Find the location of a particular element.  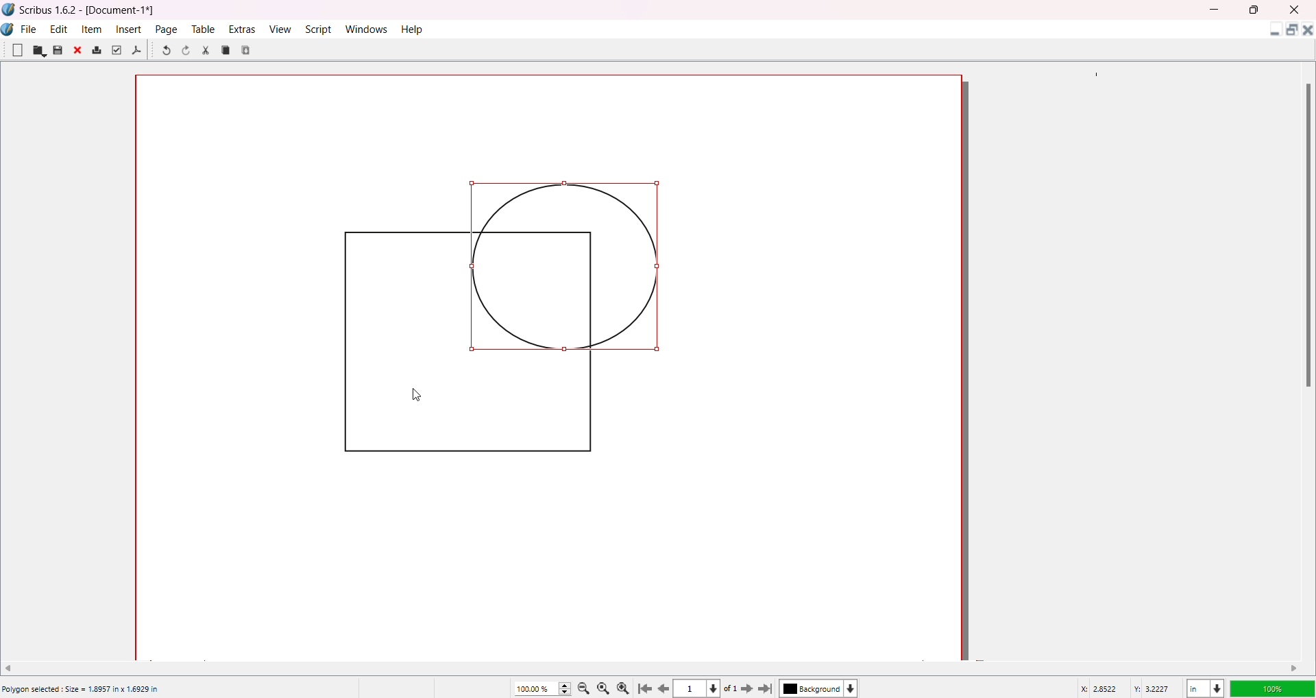

Polygon selected: Size = 1.8957 in x 1.6929 in is located at coordinates (84, 689).